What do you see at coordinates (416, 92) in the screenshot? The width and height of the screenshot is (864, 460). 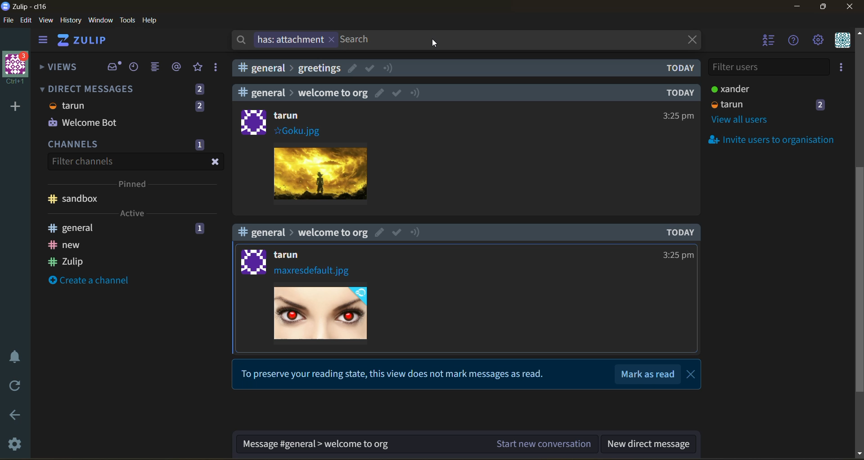 I see `notify` at bounding box center [416, 92].